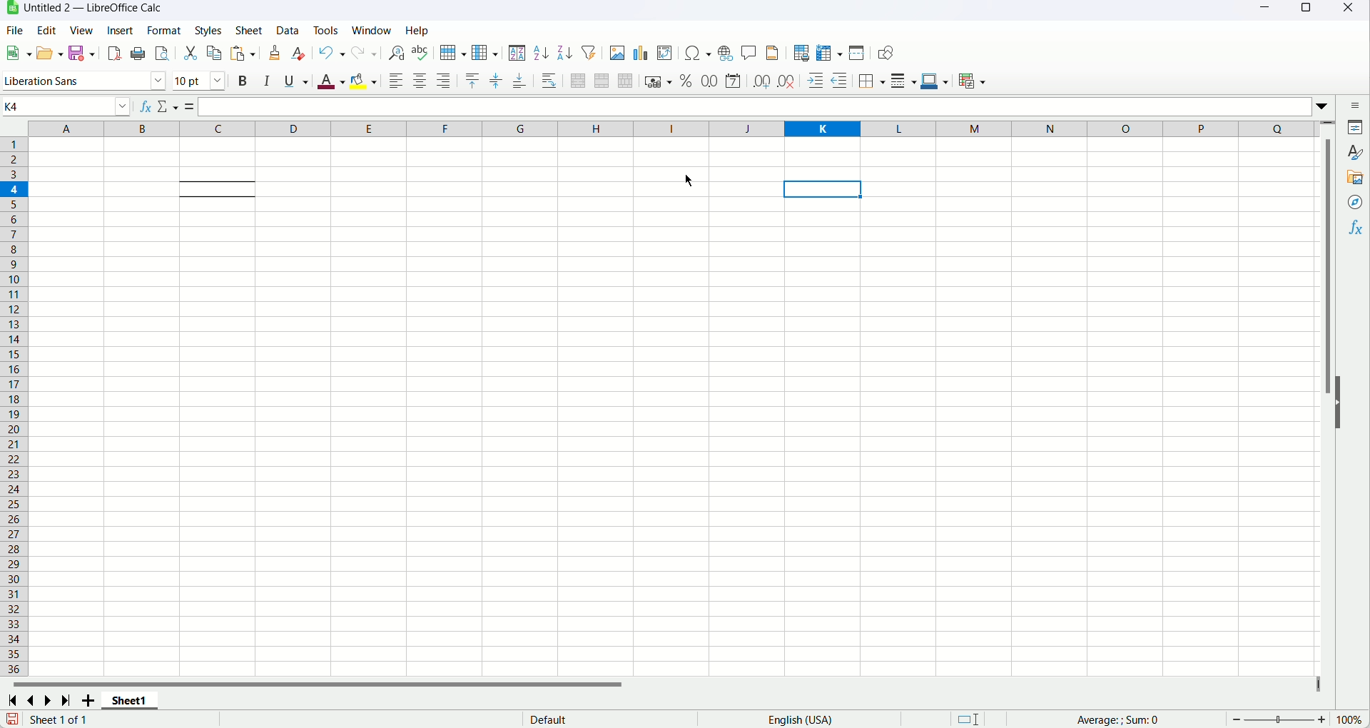 The width and height of the screenshot is (1370, 728). What do you see at coordinates (191, 54) in the screenshot?
I see `Cut` at bounding box center [191, 54].